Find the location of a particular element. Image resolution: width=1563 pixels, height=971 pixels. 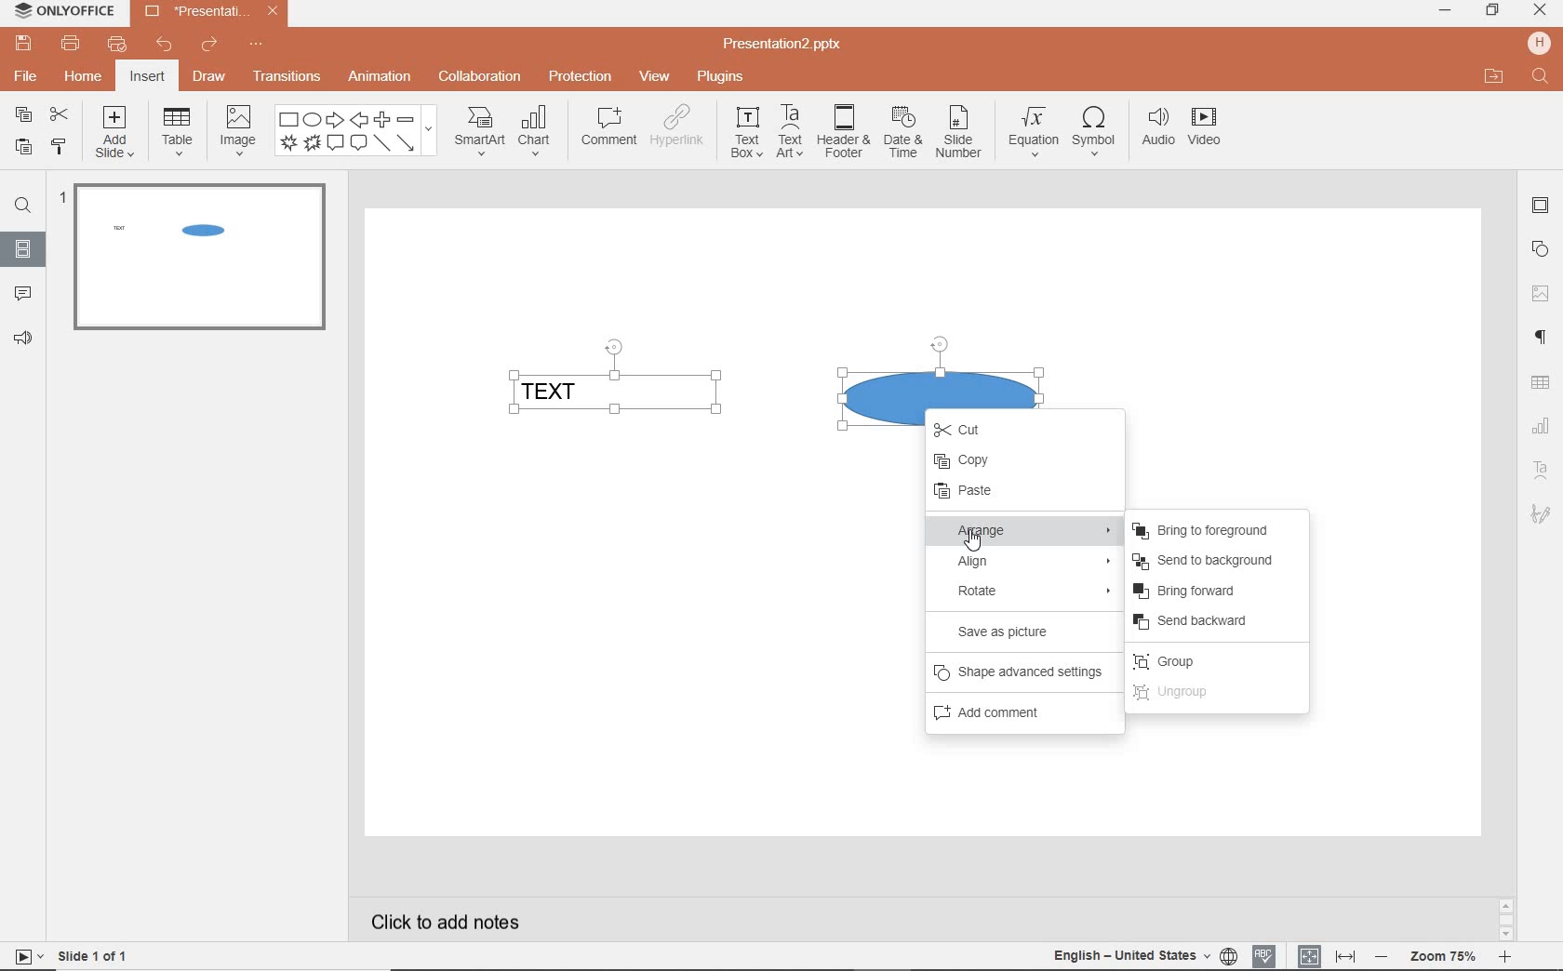

protection is located at coordinates (580, 76).